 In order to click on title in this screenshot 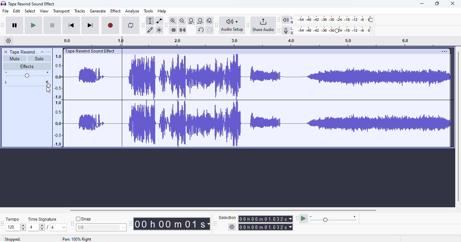, I will do `click(32, 4)`.